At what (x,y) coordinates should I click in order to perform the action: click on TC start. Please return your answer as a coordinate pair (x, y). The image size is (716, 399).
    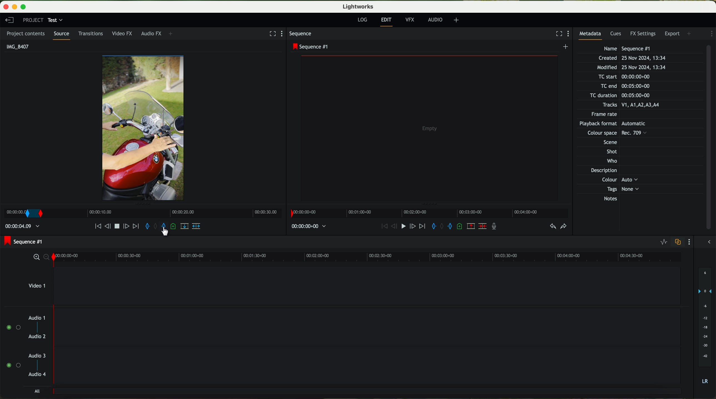
    Looking at the image, I should click on (623, 77).